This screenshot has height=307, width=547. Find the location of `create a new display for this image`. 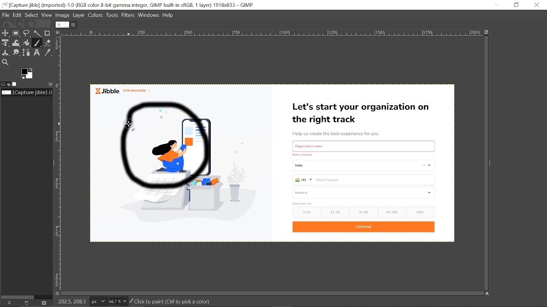

create a new display for this image is located at coordinates (25, 303).